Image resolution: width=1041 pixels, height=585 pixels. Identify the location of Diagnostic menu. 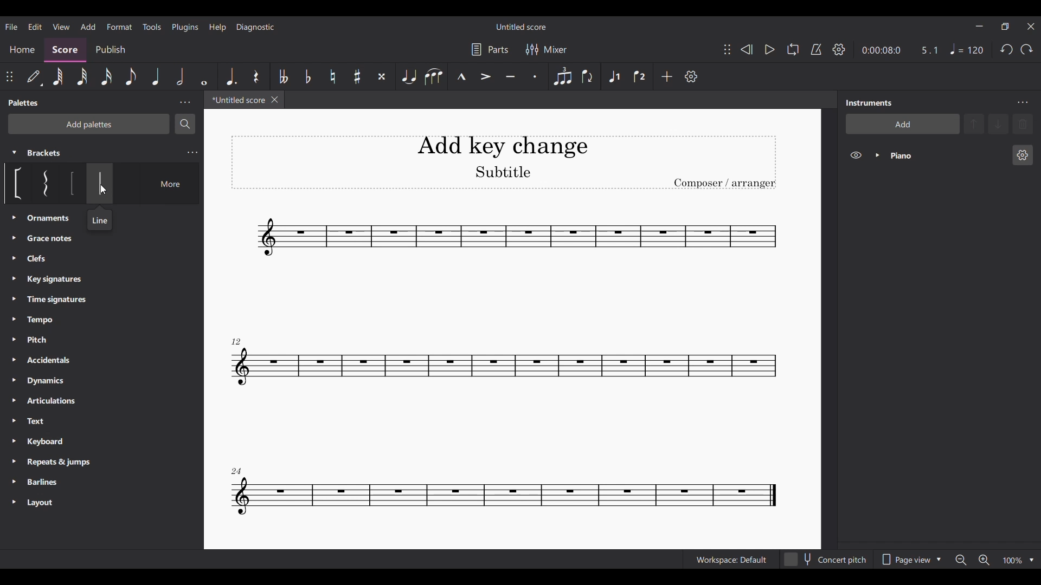
(256, 28).